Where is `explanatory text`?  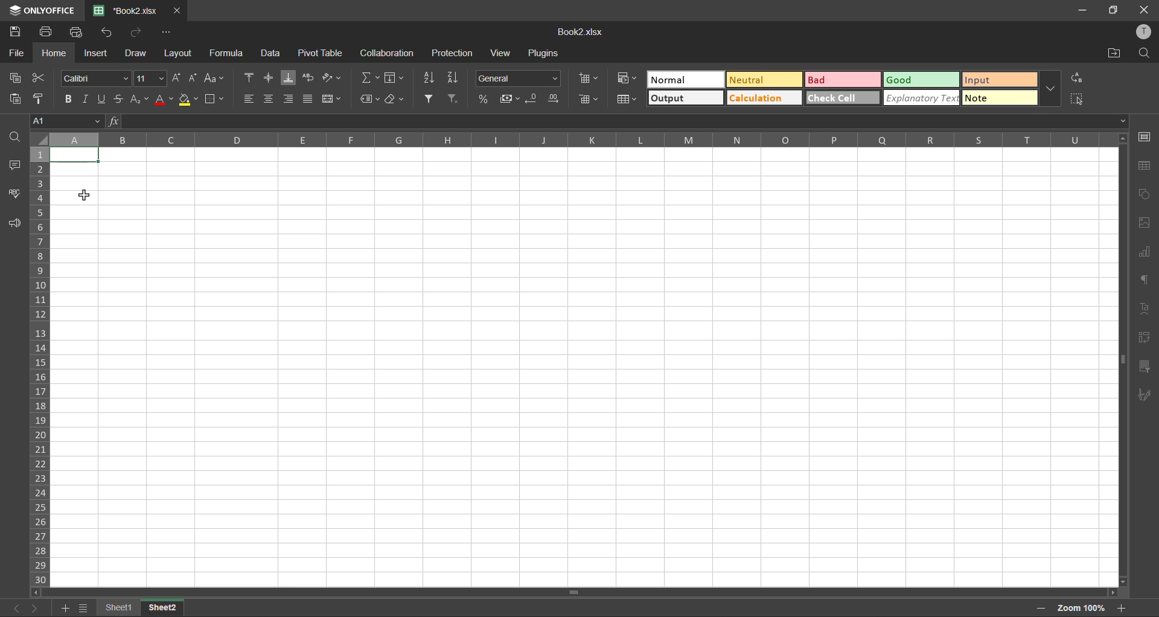 explanatory text is located at coordinates (922, 97).